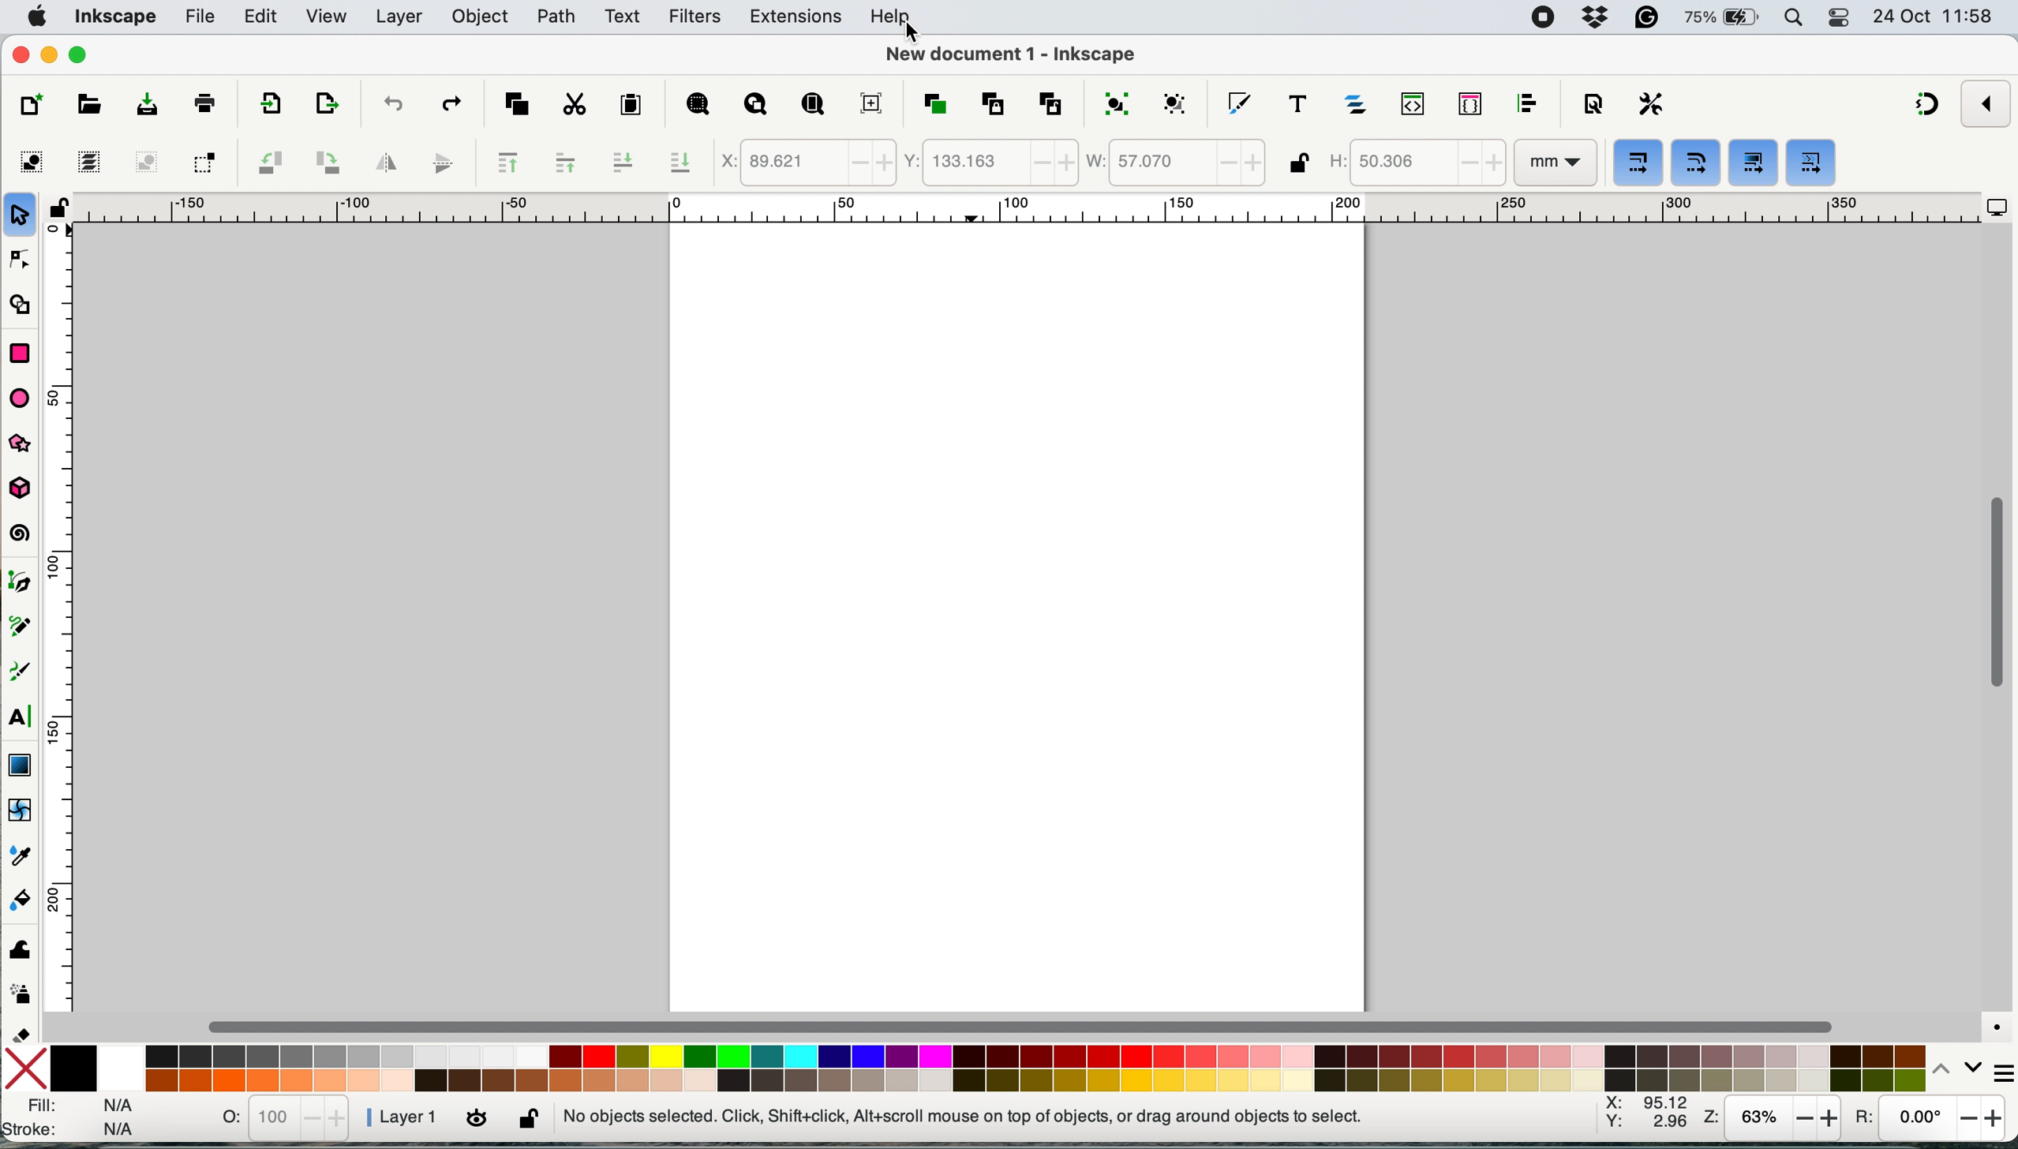  I want to click on New document 1 - Inkscape, so click(1013, 58).